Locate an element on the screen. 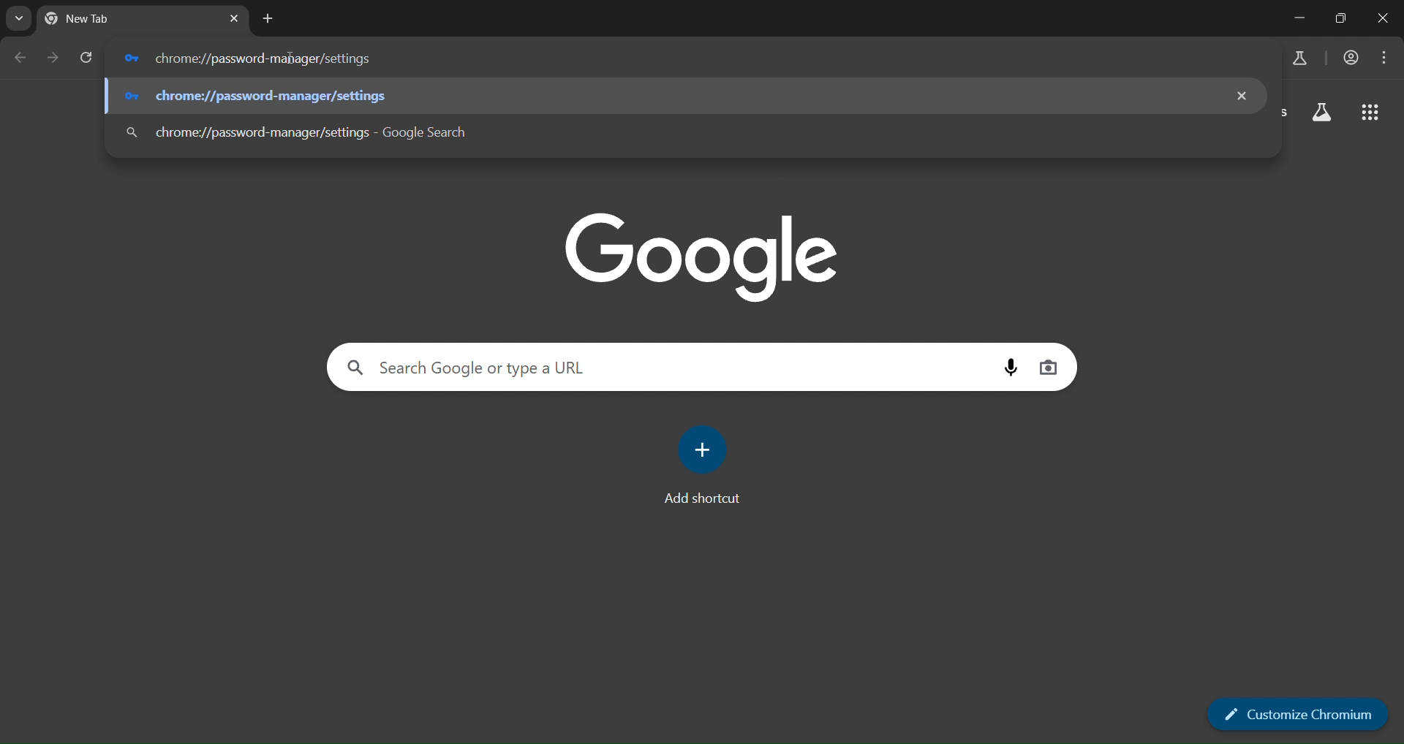 The image size is (1404, 744). google apps is located at coordinates (1370, 114).